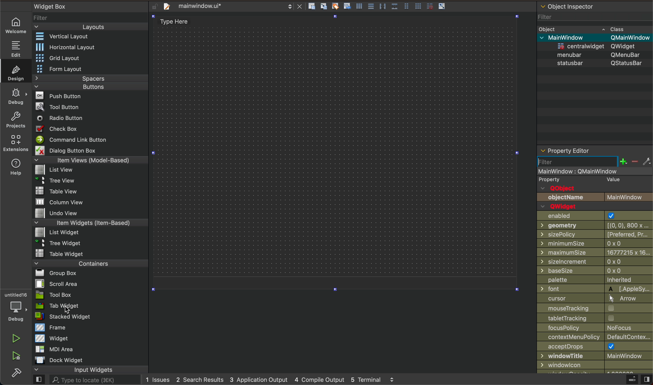 Image resolution: width=653 pixels, height=385 pixels. What do you see at coordinates (90, 86) in the screenshot?
I see `Buttons` at bounding box center [90, 86].